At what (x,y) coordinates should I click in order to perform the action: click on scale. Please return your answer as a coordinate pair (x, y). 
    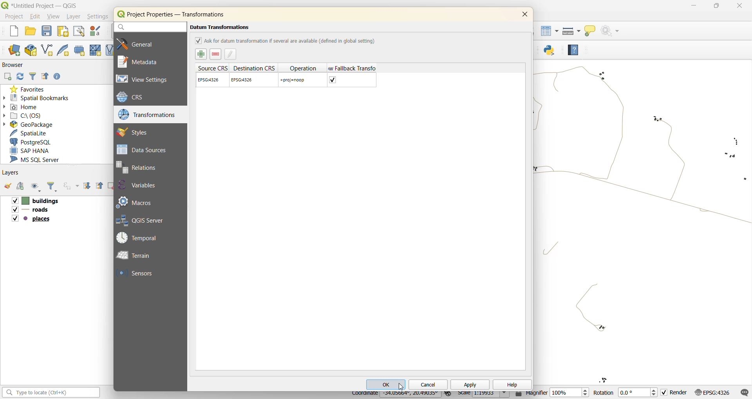
    Looking at the image, I should click on (484, 395).